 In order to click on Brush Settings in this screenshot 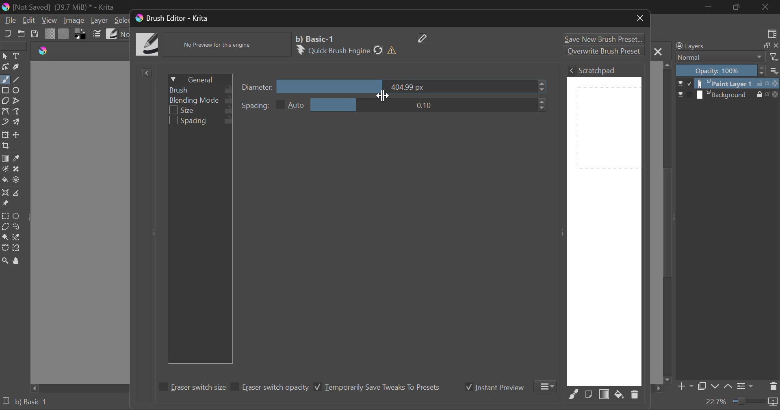, I will do `click(97, 34)`.